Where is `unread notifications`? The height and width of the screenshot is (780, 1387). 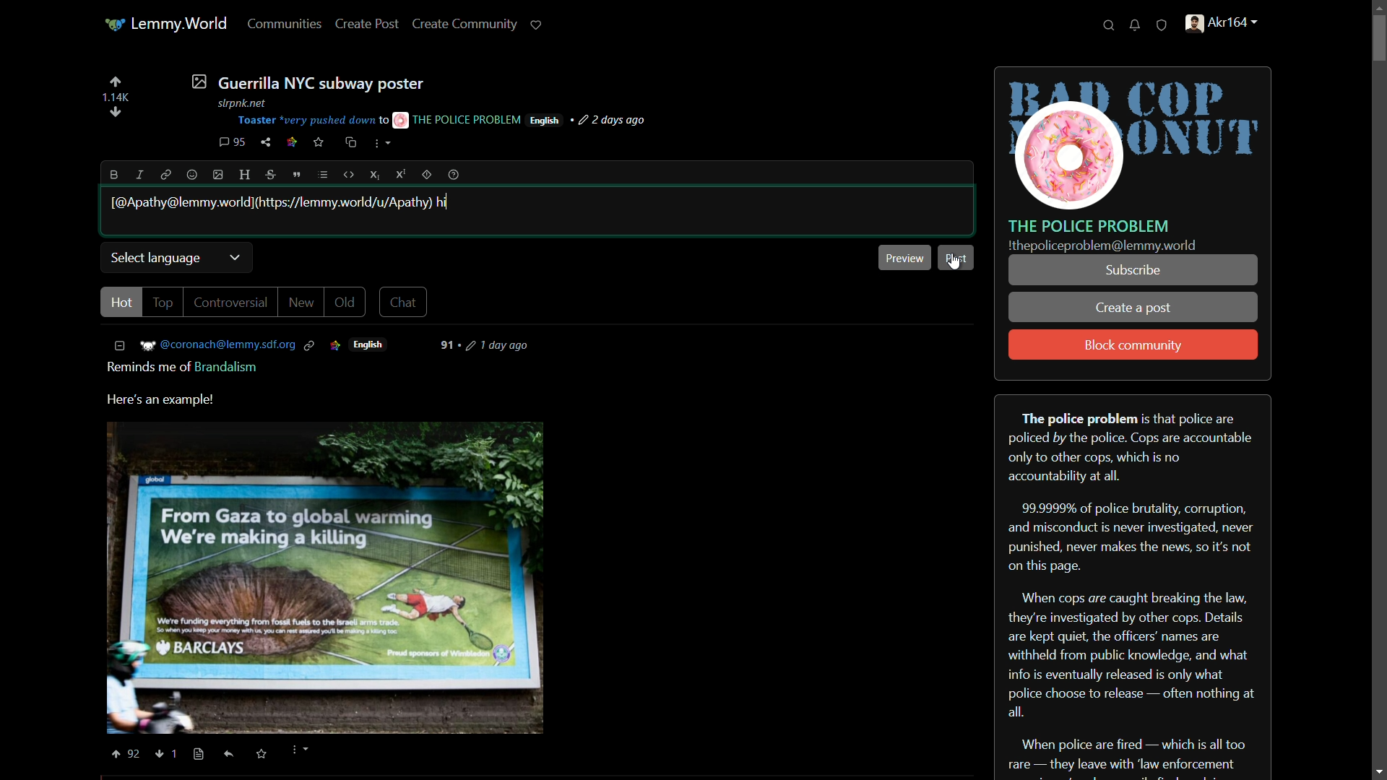
unread notifications is located at coordinates (1136, 25).